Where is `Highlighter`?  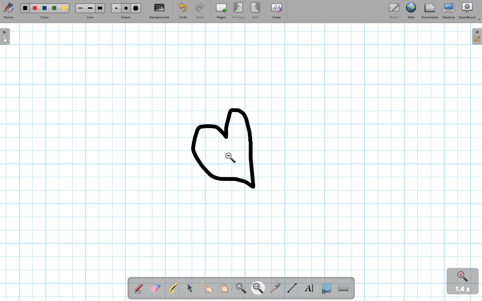 Highlighter is located at coordinates (173, 289).